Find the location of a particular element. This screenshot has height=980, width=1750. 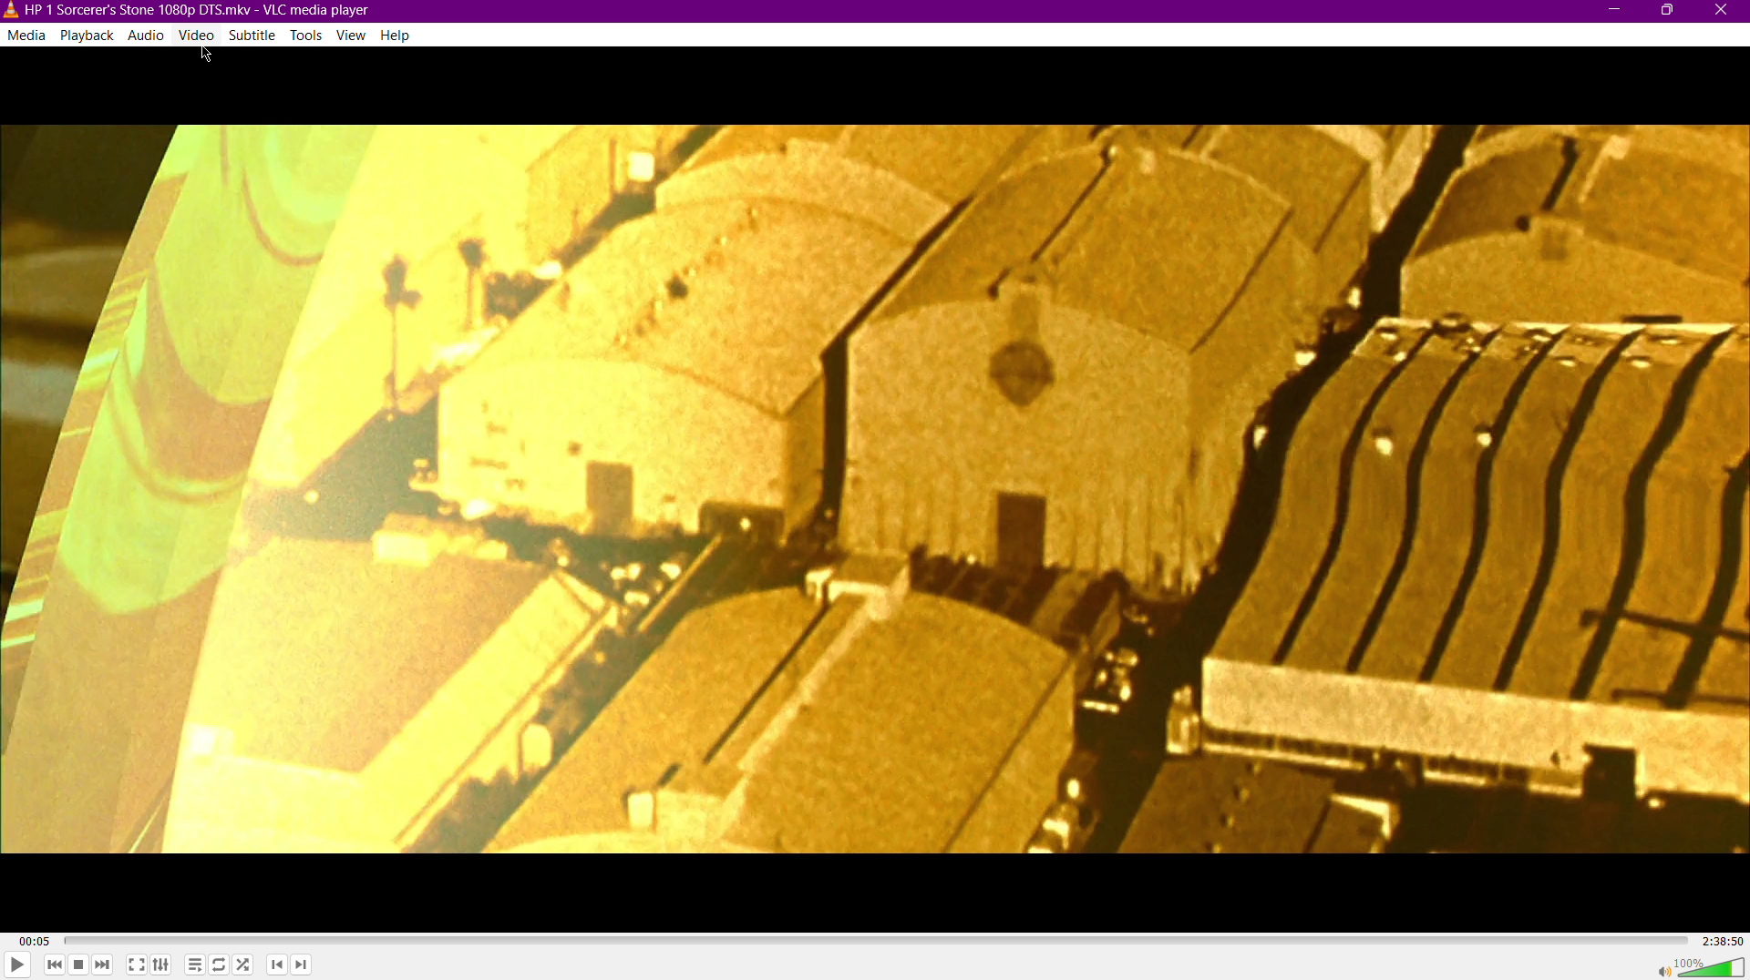

Volume 100% is located at coordinates (1697, 965).